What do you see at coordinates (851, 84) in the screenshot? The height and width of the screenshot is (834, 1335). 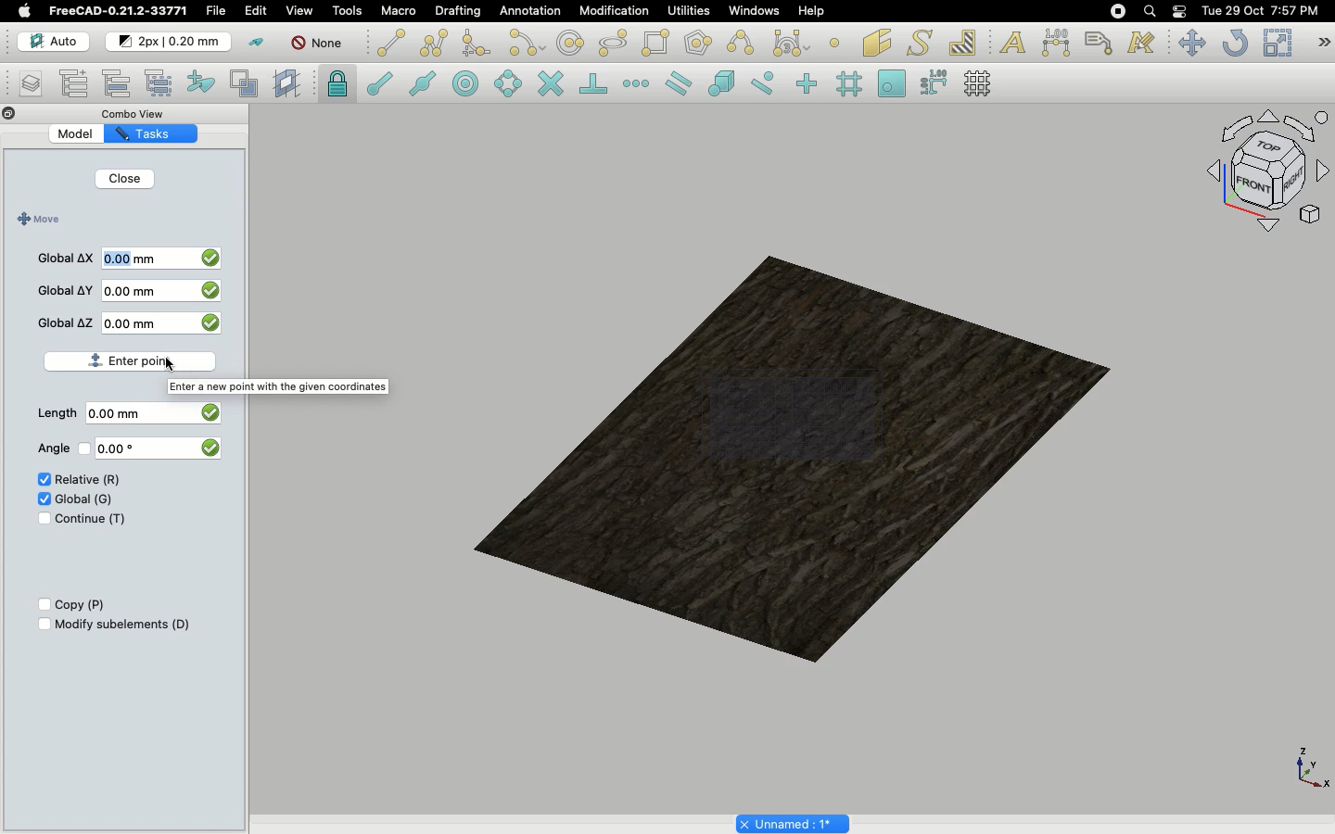 I see `Snap grid` at bounding box center [851, 84].